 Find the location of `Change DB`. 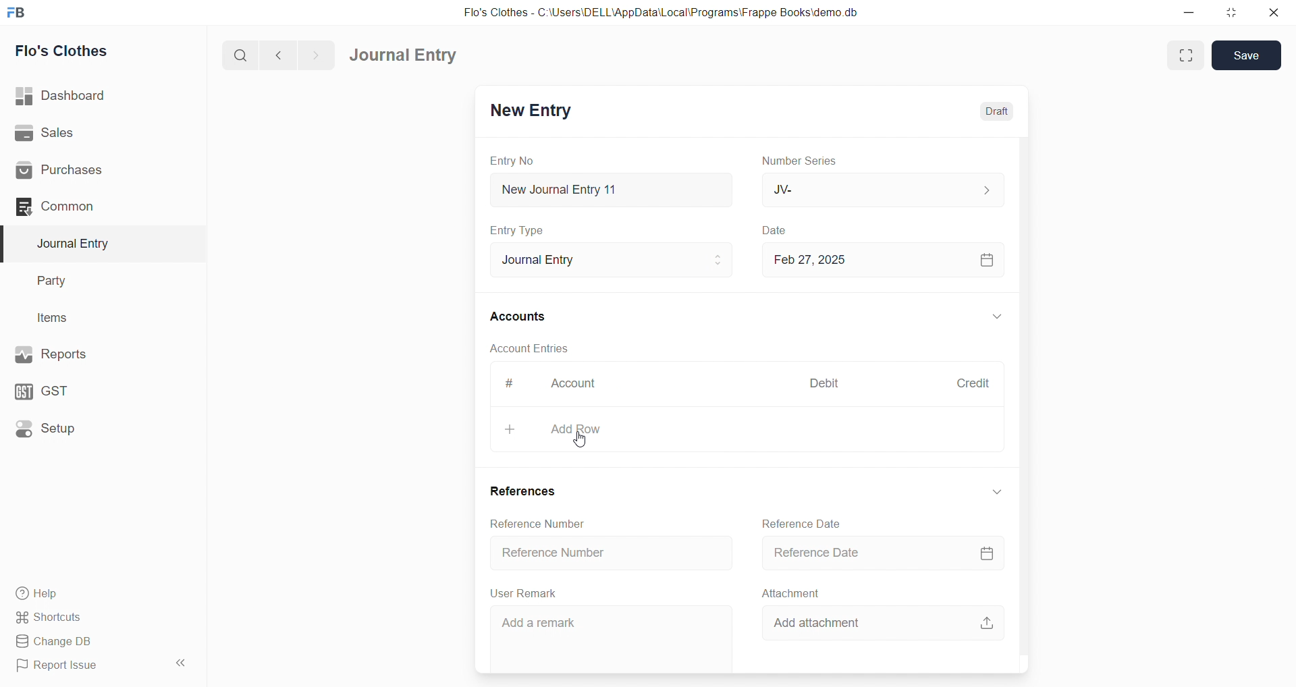

Change DB is located at coordinates (84, 640).